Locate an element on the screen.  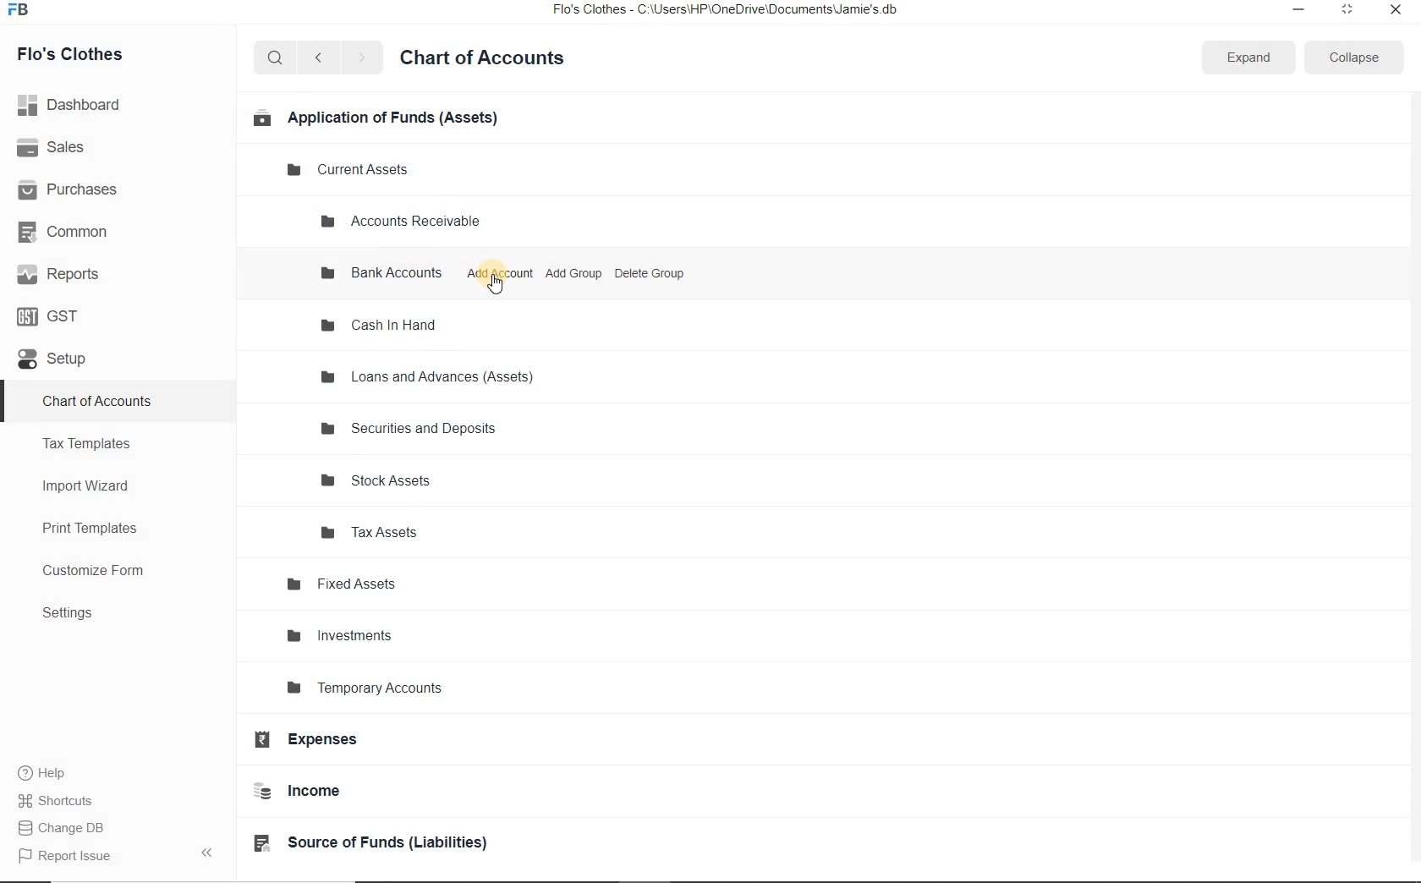
Fixed Assets is located at coordinates (360, 587).